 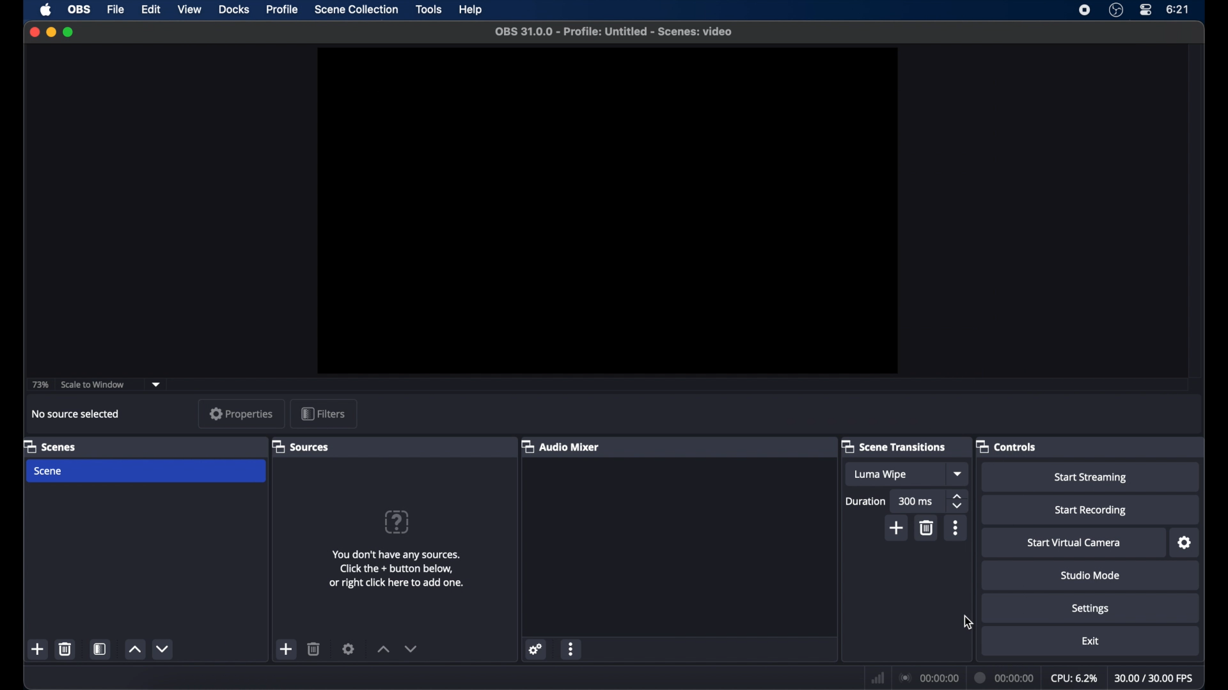 What do you see at coordinates (1155, 678) in the screenshot?
I see `fps` at bounding box center [1155, 678].